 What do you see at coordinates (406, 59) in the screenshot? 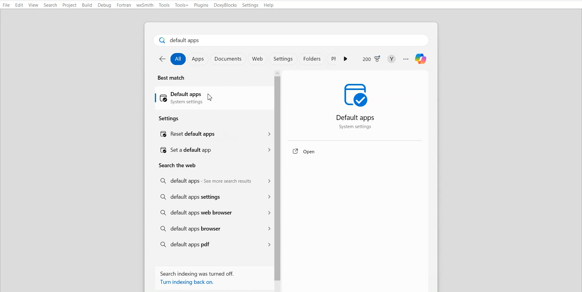
I see `More` at bounding box center [406, 59].